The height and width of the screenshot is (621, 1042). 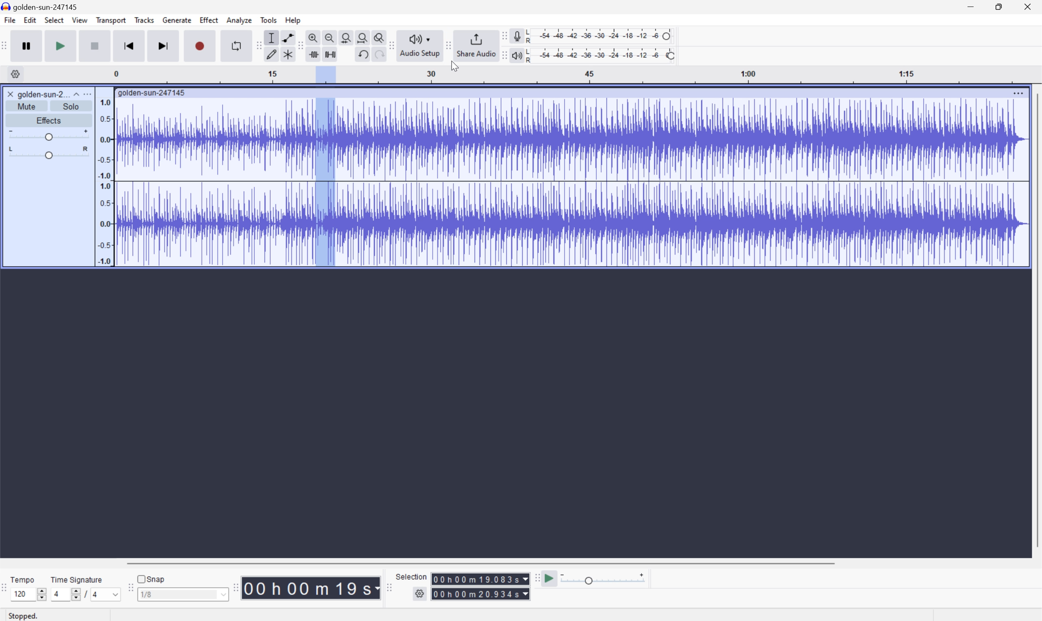 What do you see at coordinates (313, 38) in the screenshot?
I see `Zoom in` at bounding box center [313, 38].